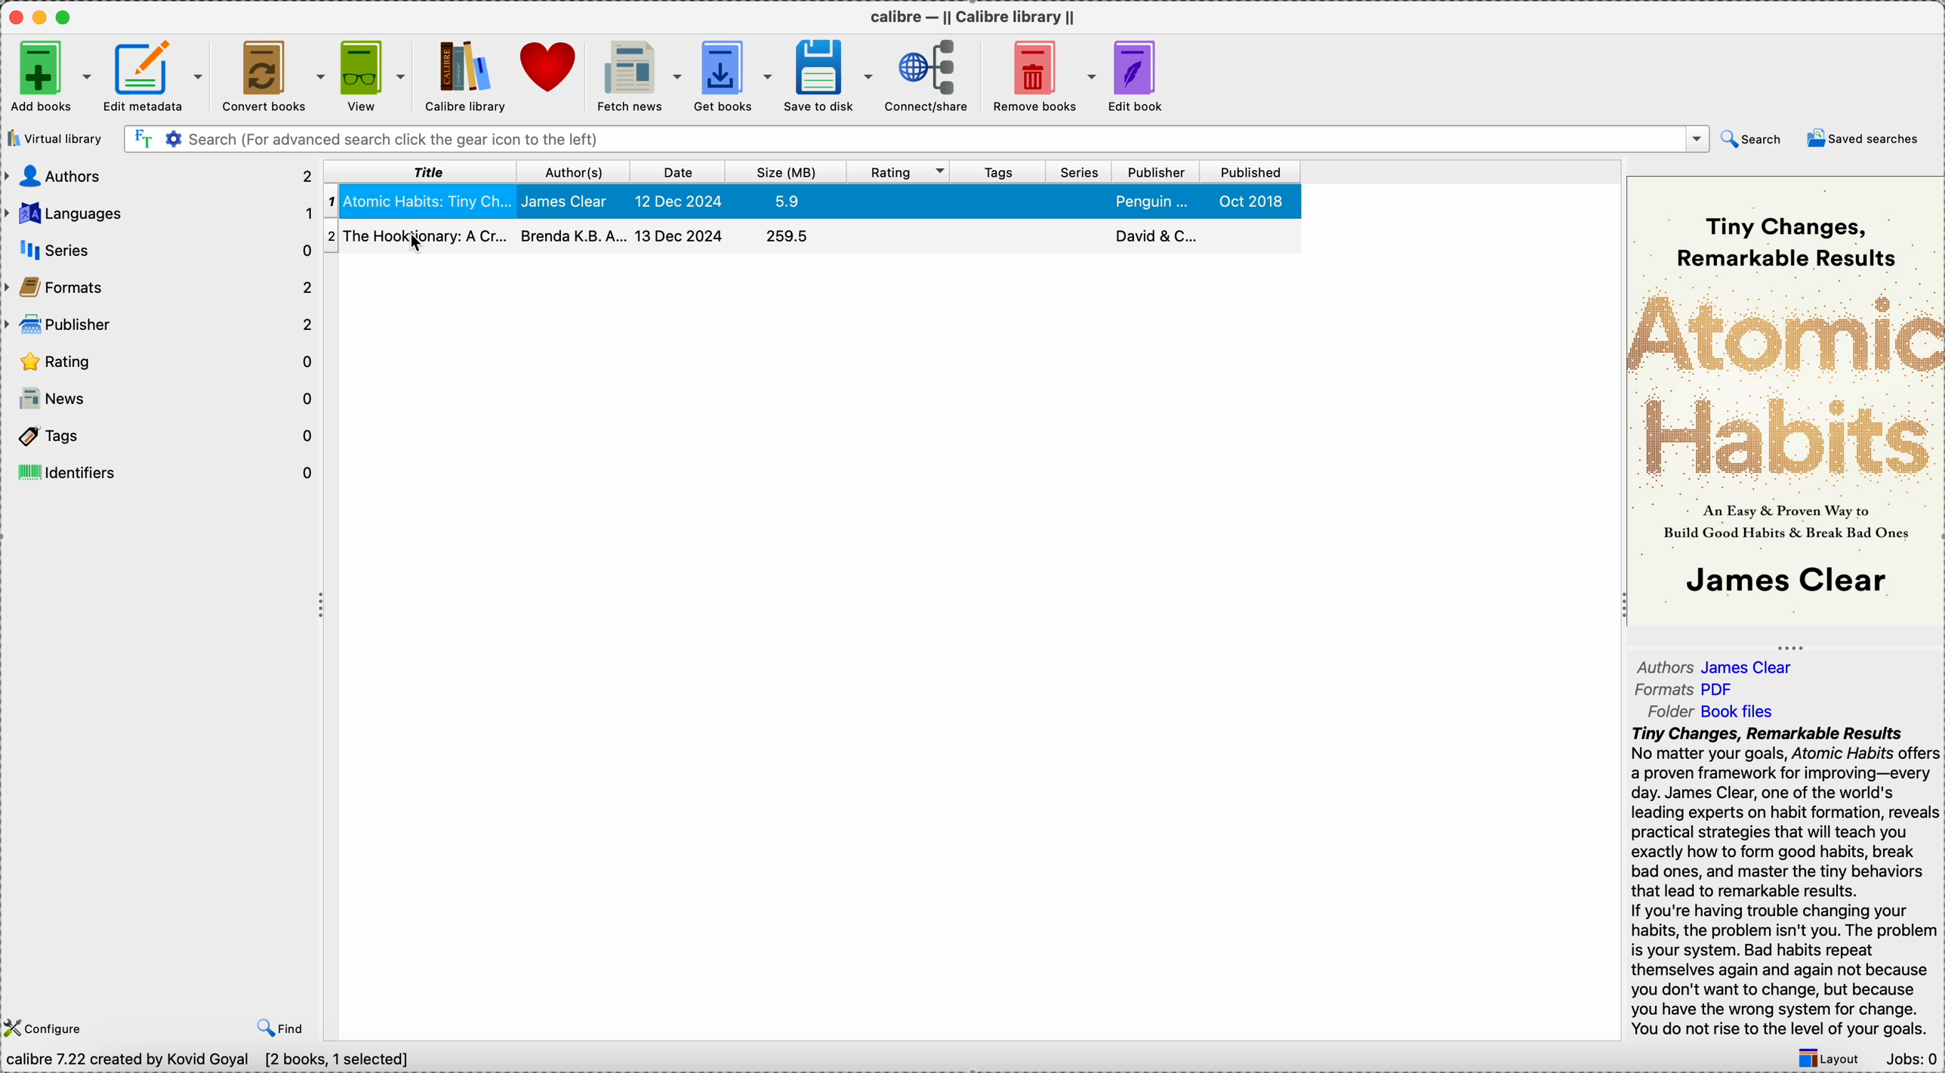 The image size is (1945, 1073). I want to click on convert books, so click(277, 77).